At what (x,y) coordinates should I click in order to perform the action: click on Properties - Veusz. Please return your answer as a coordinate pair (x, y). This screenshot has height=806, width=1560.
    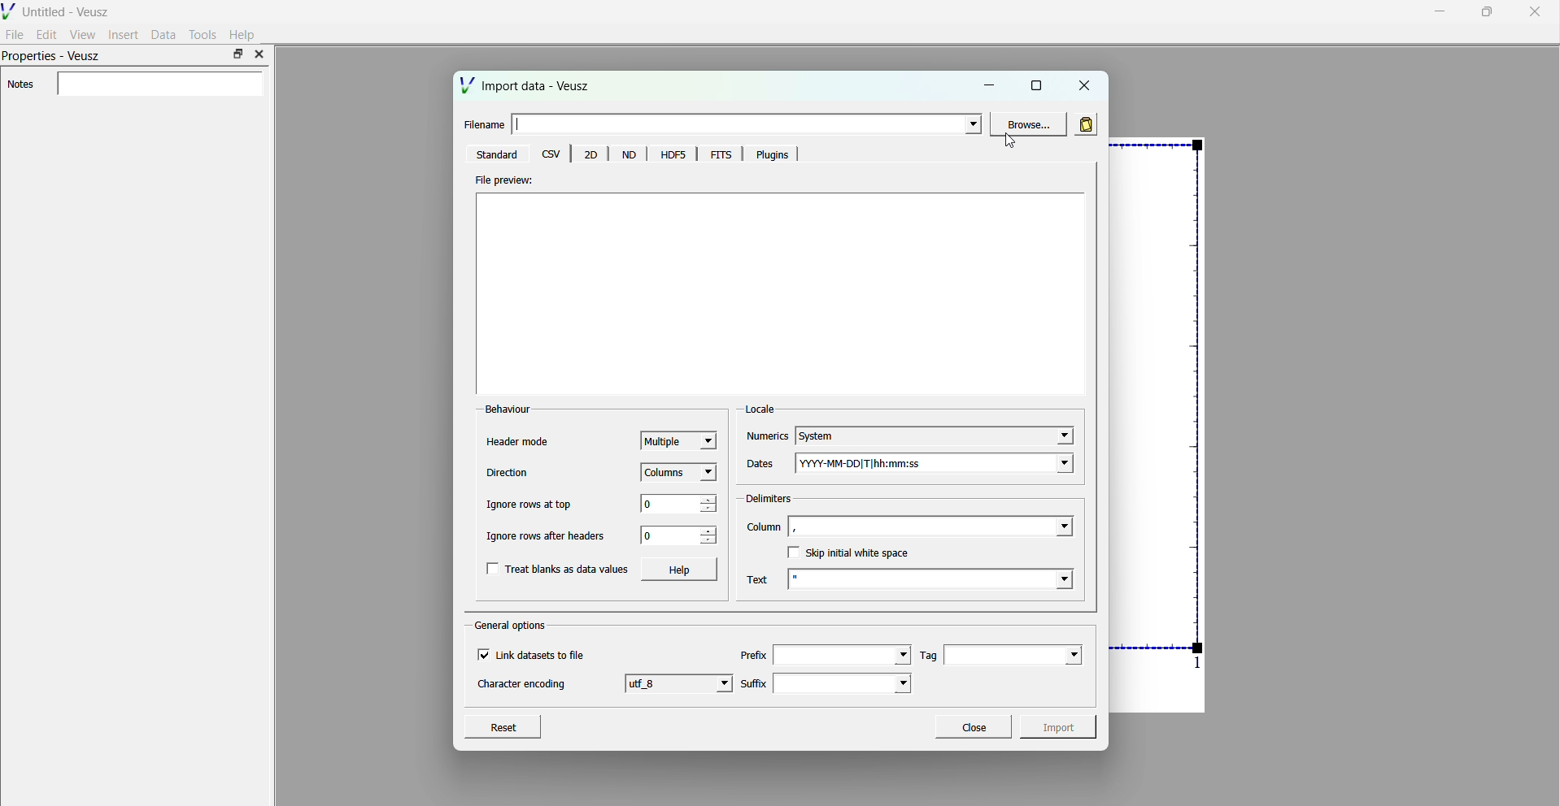
    Looking at the image, I should click on (54, 58).